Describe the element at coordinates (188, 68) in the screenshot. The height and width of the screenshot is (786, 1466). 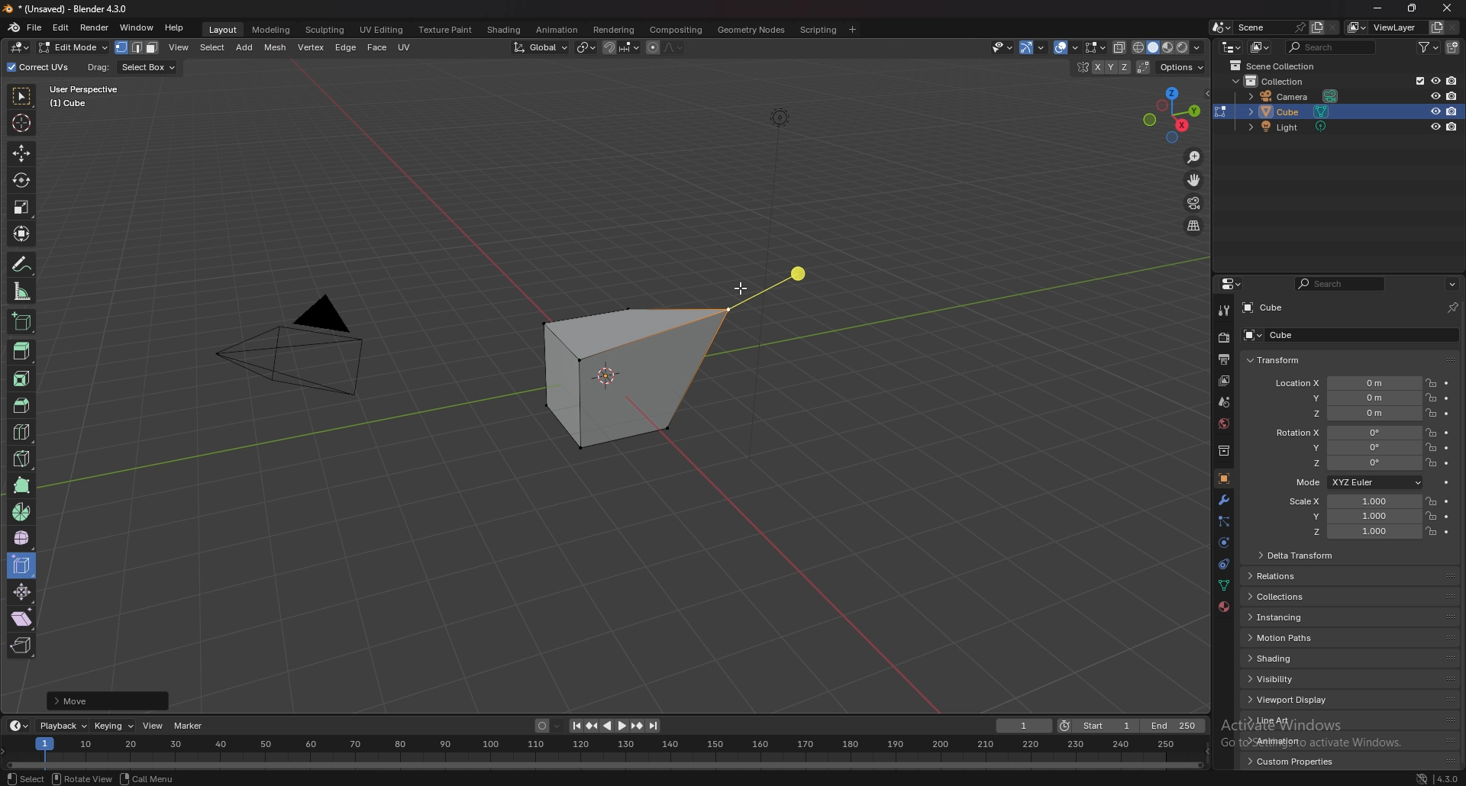
I see `info` at that location.